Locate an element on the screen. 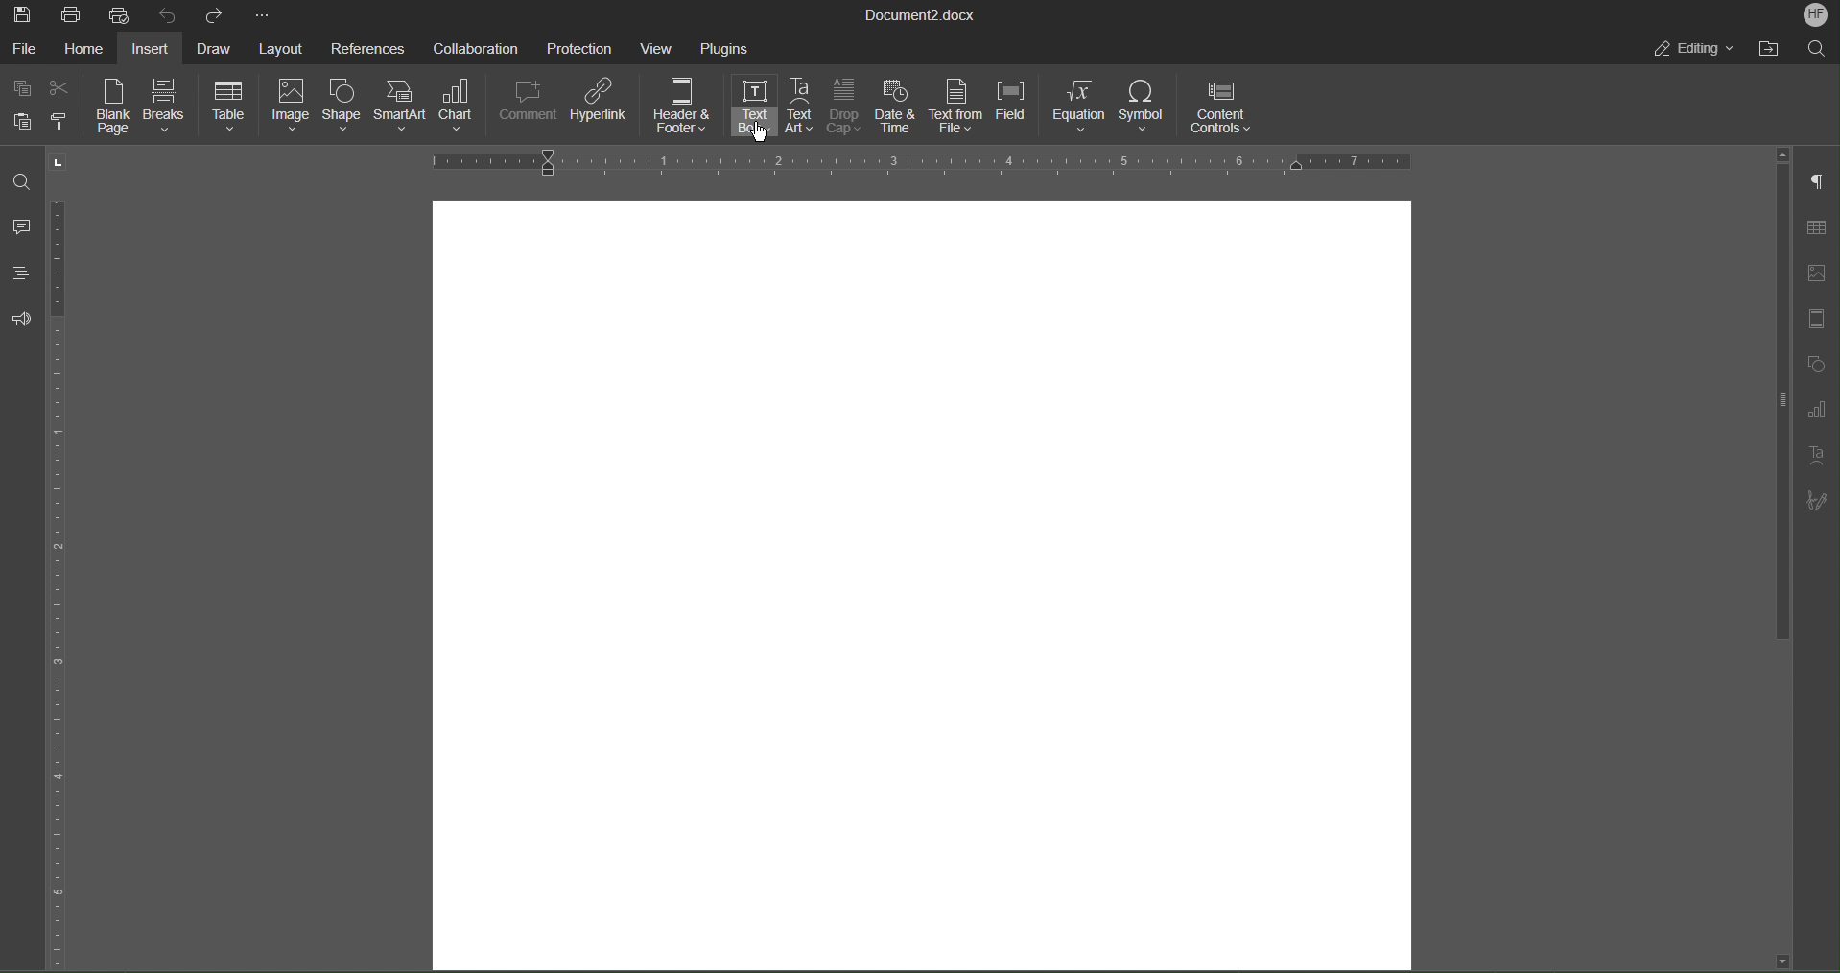 This screenshot has height=973, width=1840. Comments is located at coordinates (23, 226).